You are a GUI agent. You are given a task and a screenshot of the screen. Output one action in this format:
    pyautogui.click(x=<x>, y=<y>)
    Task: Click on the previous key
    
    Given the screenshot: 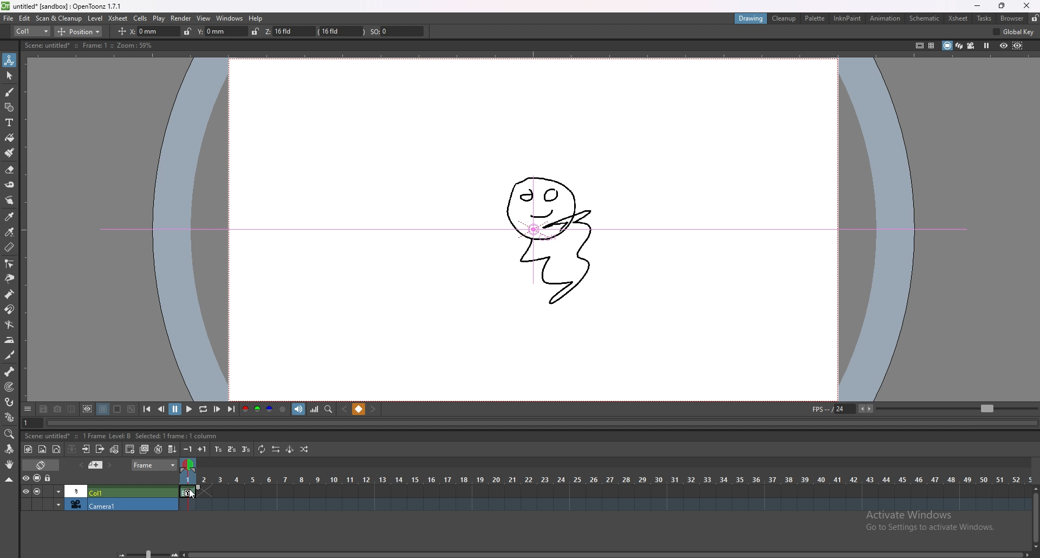 What is the action you would take?
    pyautogui.click(x=346, y=409)
    